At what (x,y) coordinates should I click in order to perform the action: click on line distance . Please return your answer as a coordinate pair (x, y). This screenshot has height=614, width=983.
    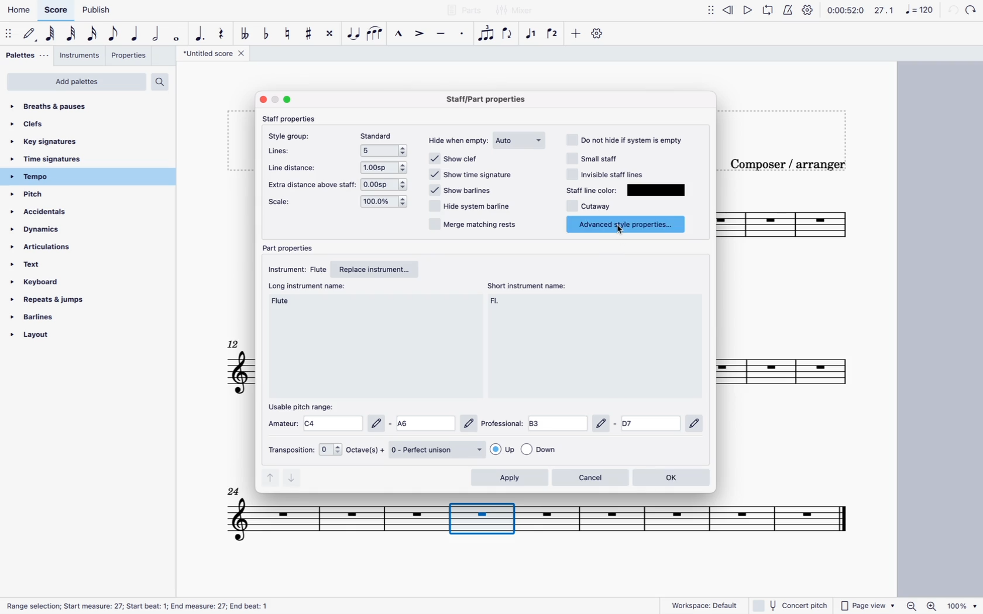
    Looking at the image, I should click on (296, 167).